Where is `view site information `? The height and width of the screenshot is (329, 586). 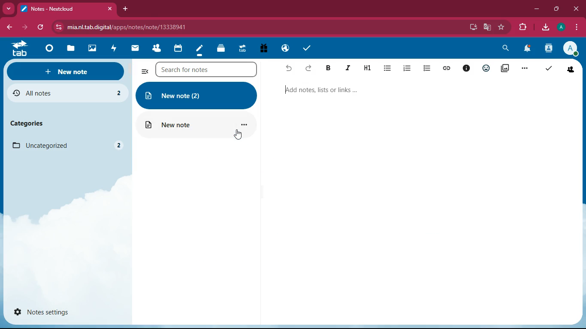 view site information  is located at coordinates (59, 28).